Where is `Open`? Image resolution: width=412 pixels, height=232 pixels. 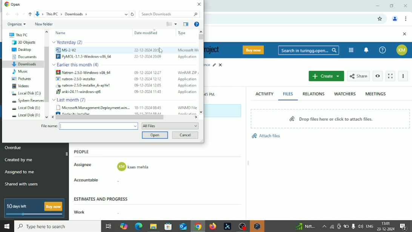 Open is located at coordinates (12, 4).